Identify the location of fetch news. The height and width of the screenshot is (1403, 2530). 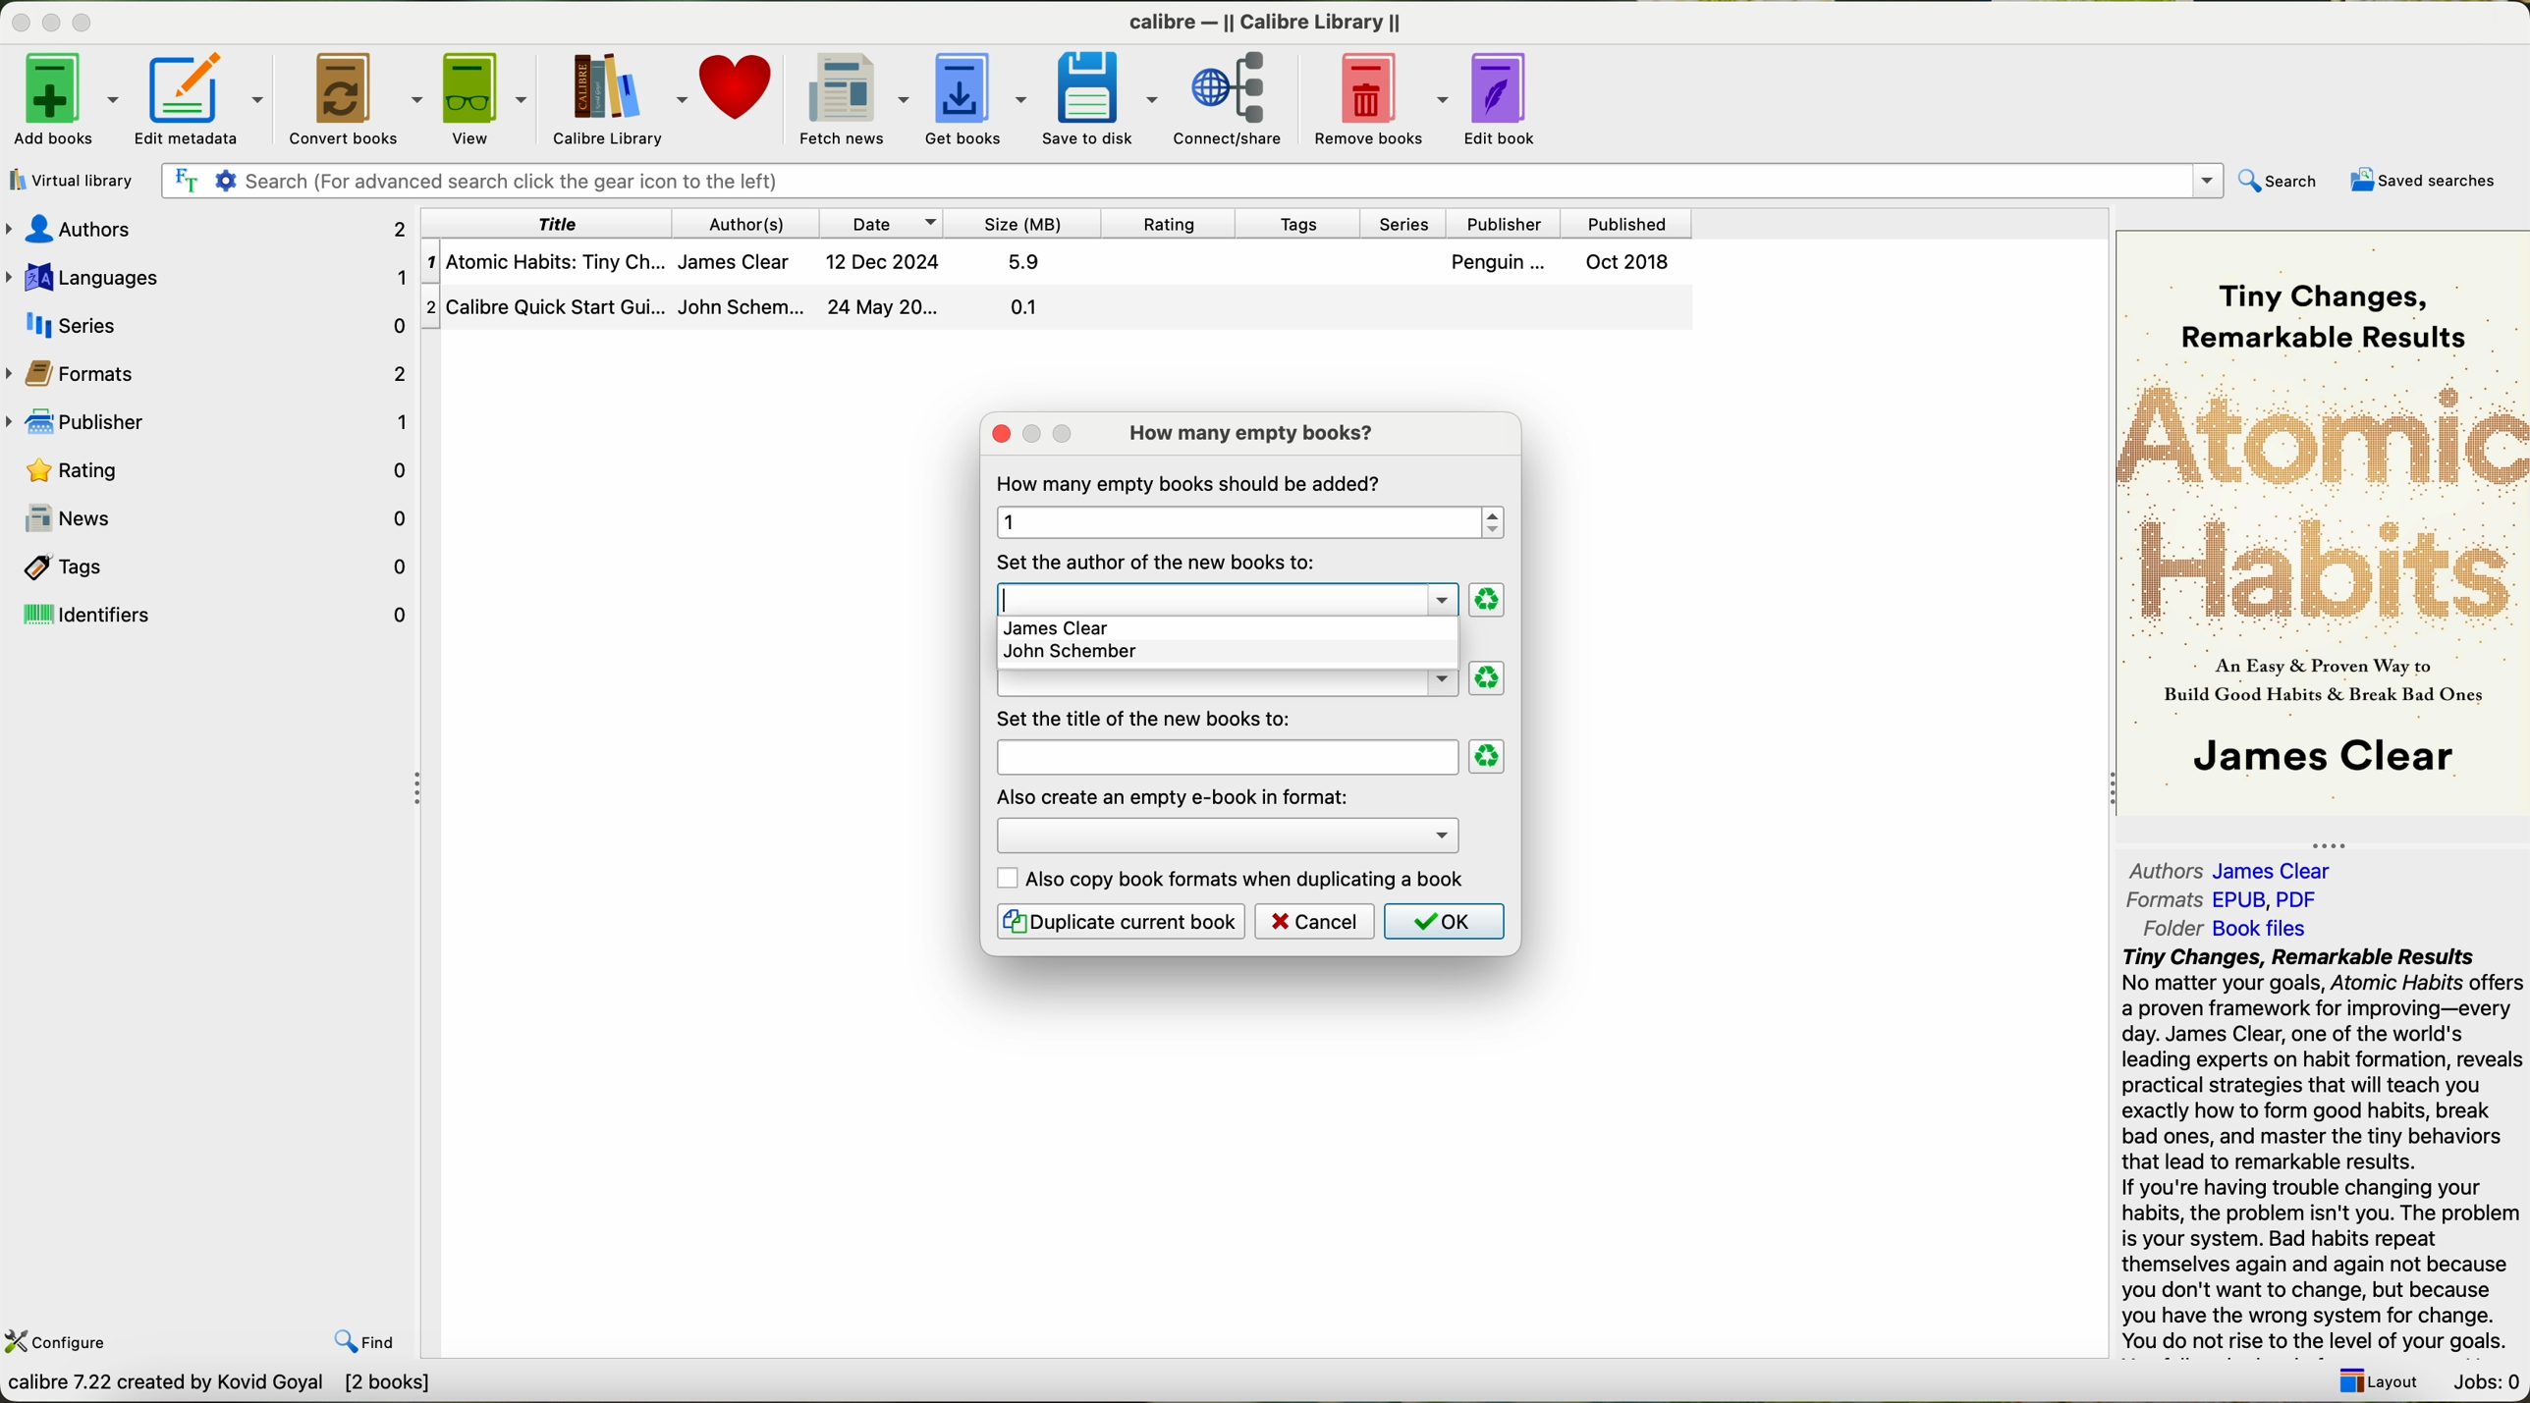
(849, 97).